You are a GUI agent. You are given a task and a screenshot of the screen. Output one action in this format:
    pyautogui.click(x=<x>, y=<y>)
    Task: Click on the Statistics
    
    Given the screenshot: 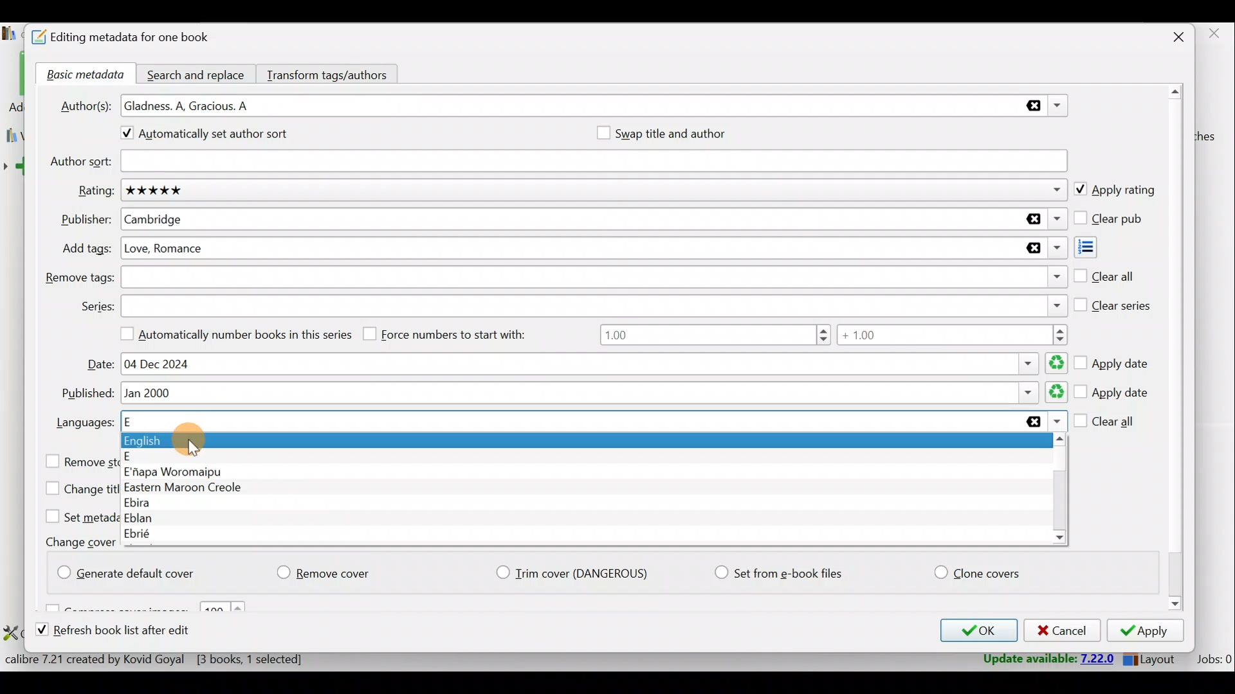 What is the action you would take?
    pyautogui.click(x=178, y=659)
    